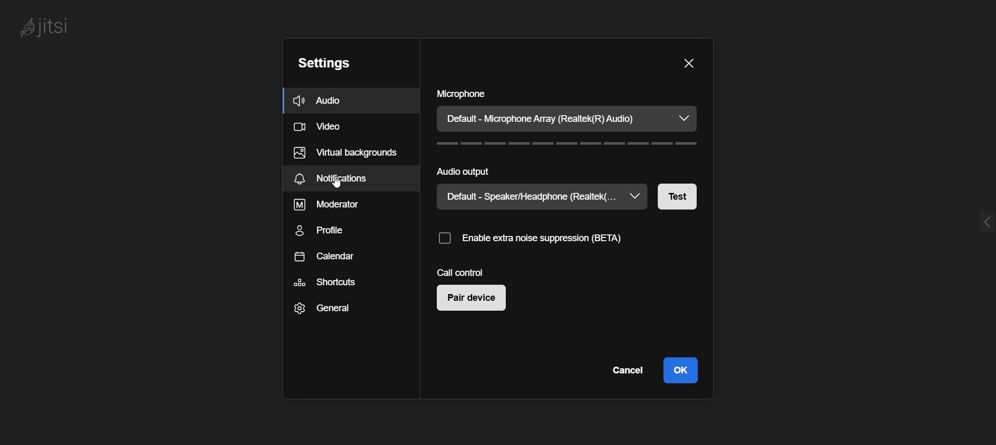  What do you see at coordinates (626, 369) in the screenshot?
I see `Cancel` at bounding box center [626, 369].